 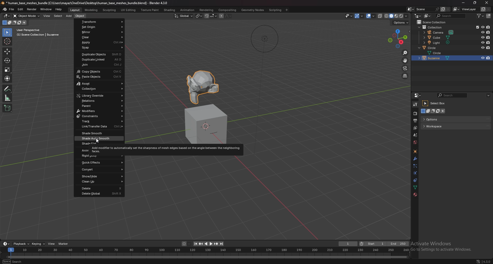 What do you see at coordinates (84, 3) in the screenshot?
I see `title` at bounding box center [84, 3].